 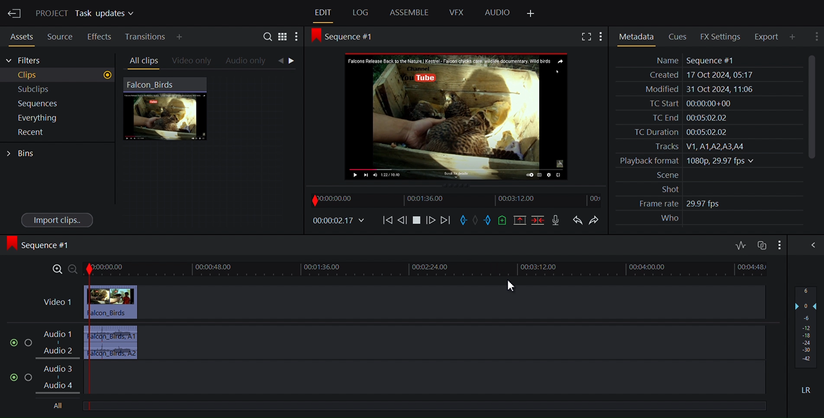 I want to click on Add Panel, so click(x=533, y=12).